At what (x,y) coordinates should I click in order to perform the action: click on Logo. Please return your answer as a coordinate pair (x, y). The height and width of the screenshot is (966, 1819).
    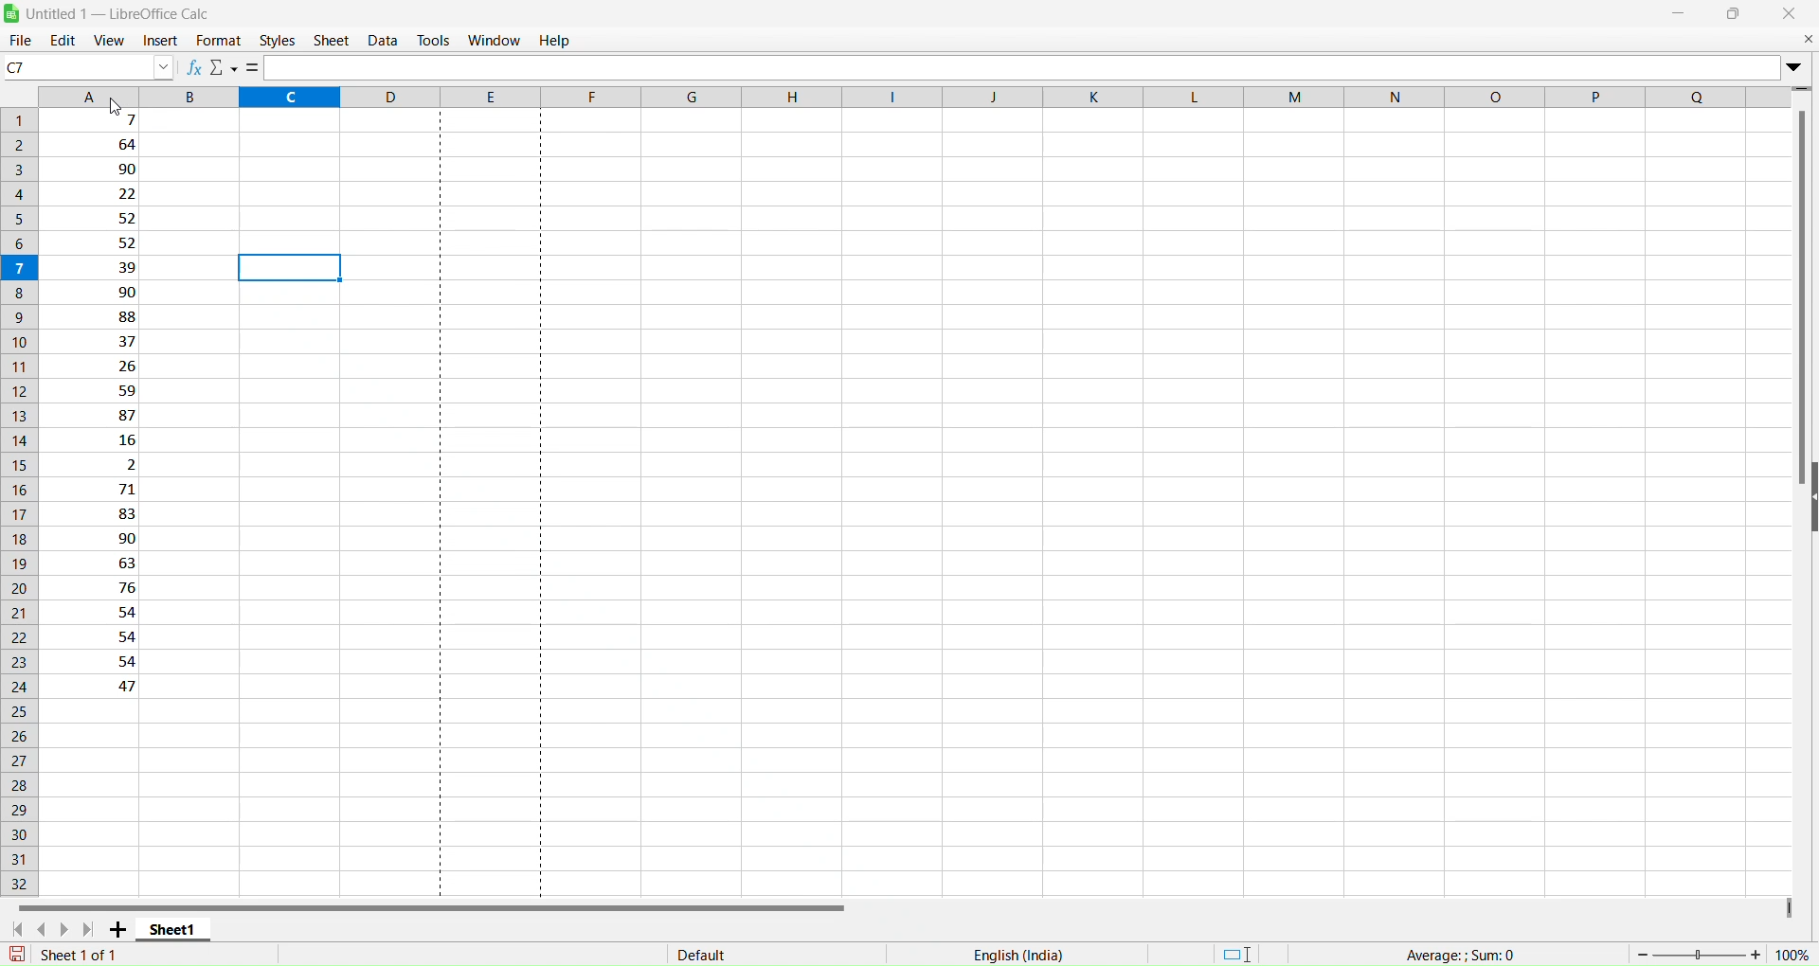
    Looking at the image, I should click on (13, 12).